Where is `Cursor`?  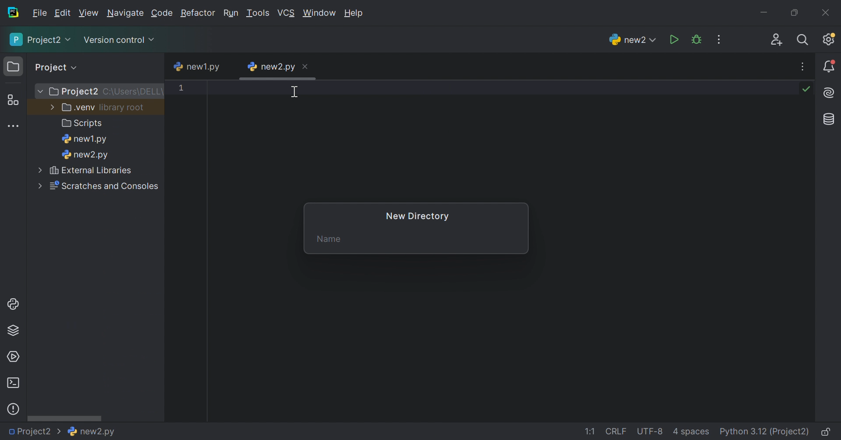 Cursor is located at coordinates (297, 92).